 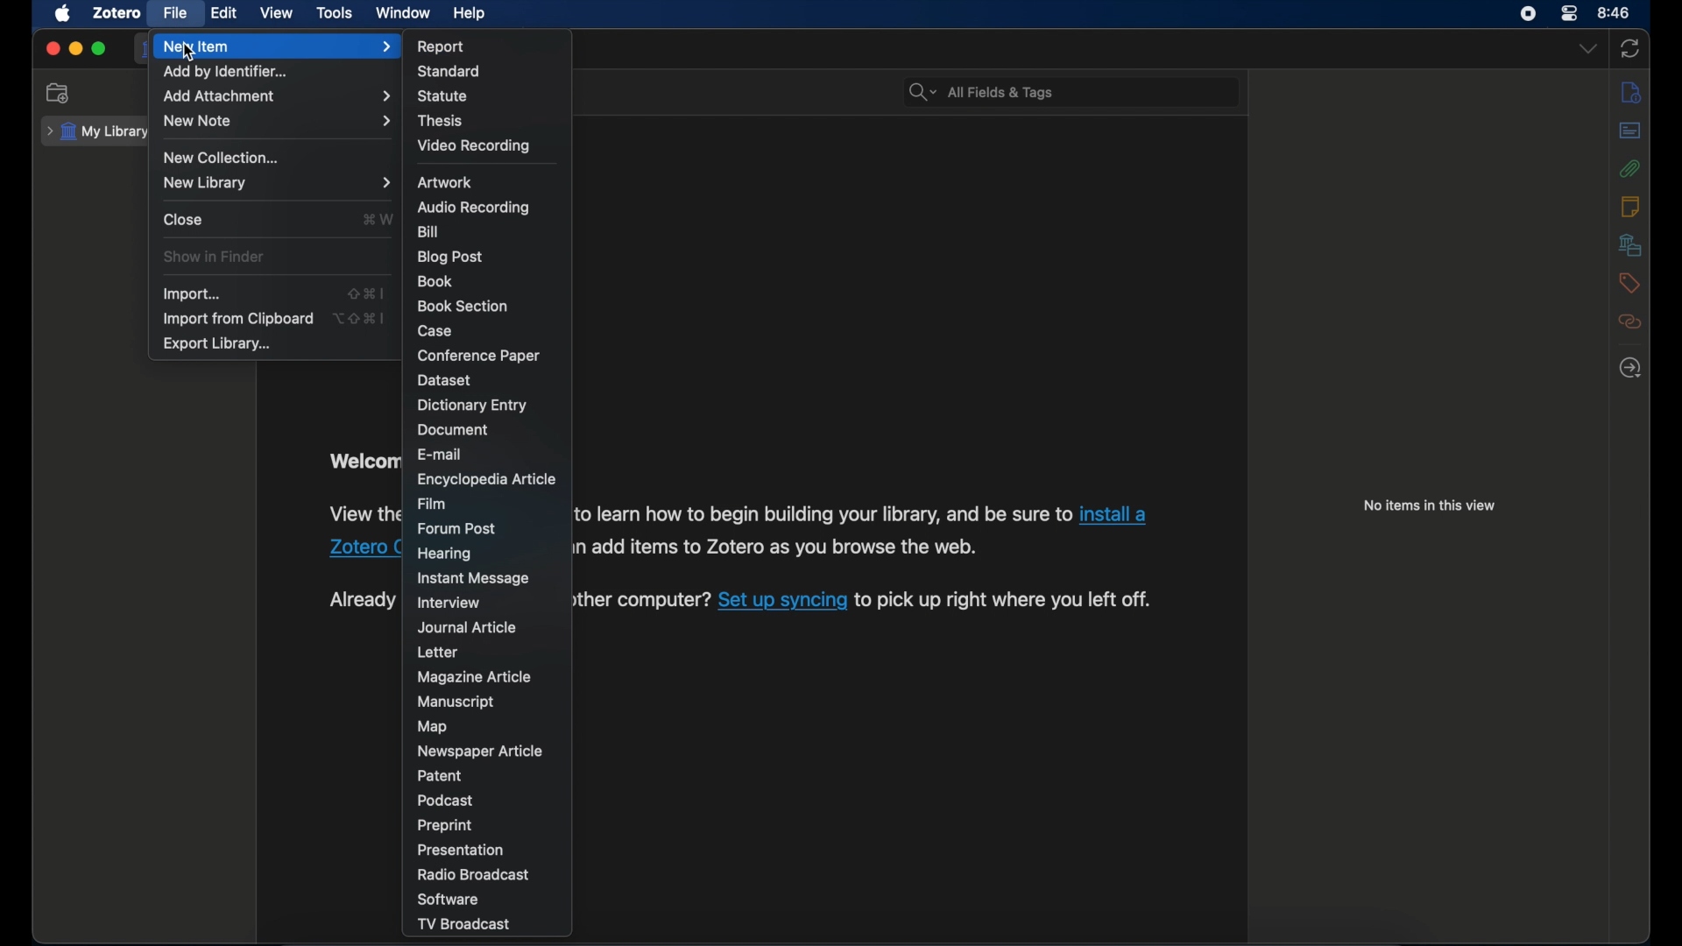 What do you see at coordinates (1629, 132) in the screenshot?
I see `abstract` at bounding box center [1629, 132].